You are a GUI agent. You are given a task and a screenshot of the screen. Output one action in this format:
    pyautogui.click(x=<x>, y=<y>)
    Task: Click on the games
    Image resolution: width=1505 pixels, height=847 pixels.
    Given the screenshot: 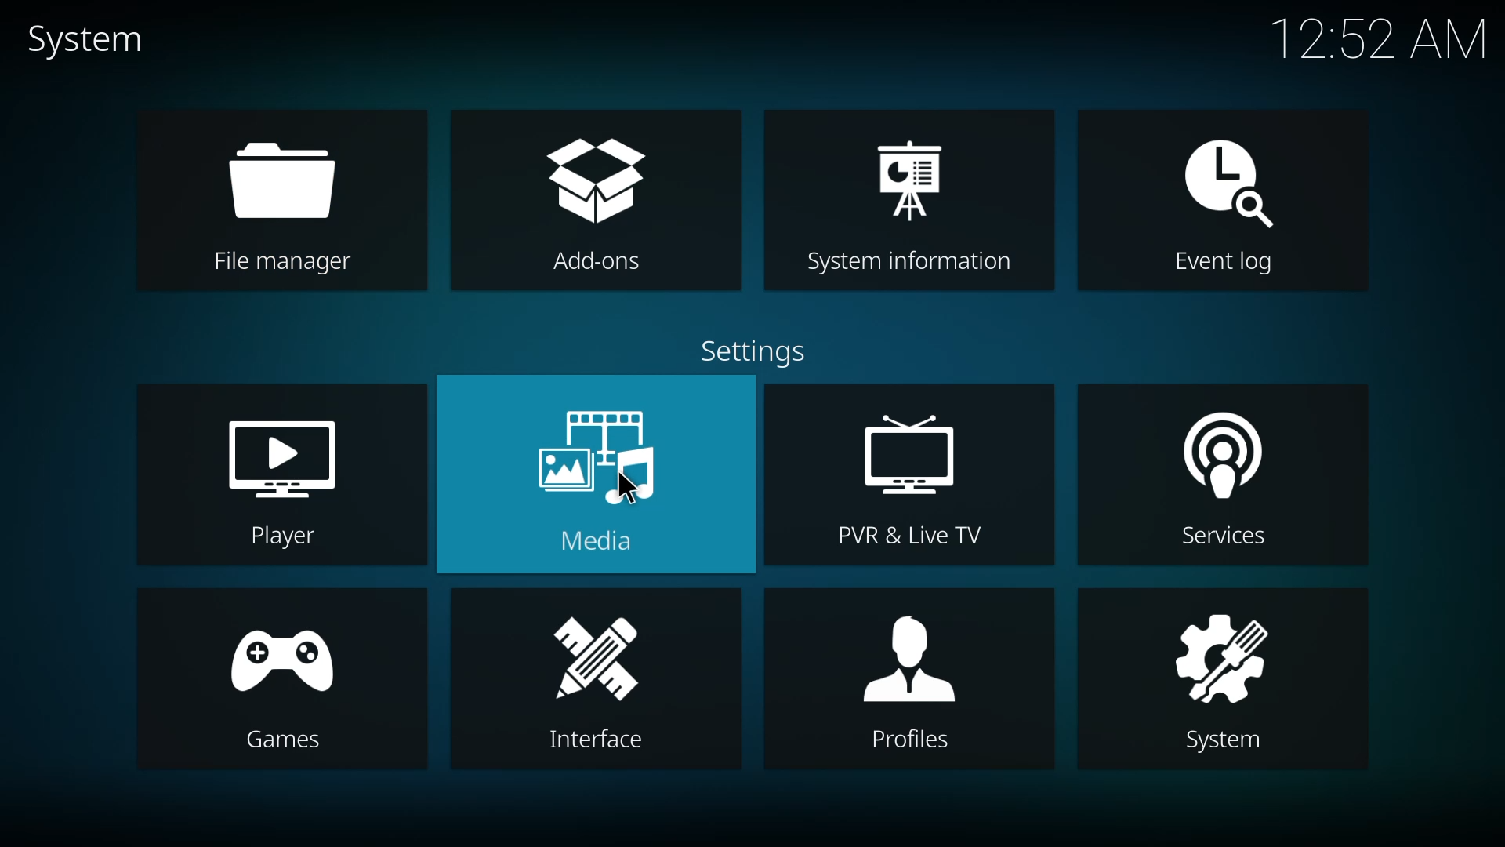 What is the action you would take?
    pyautogui.click(x=285, y=653)
    